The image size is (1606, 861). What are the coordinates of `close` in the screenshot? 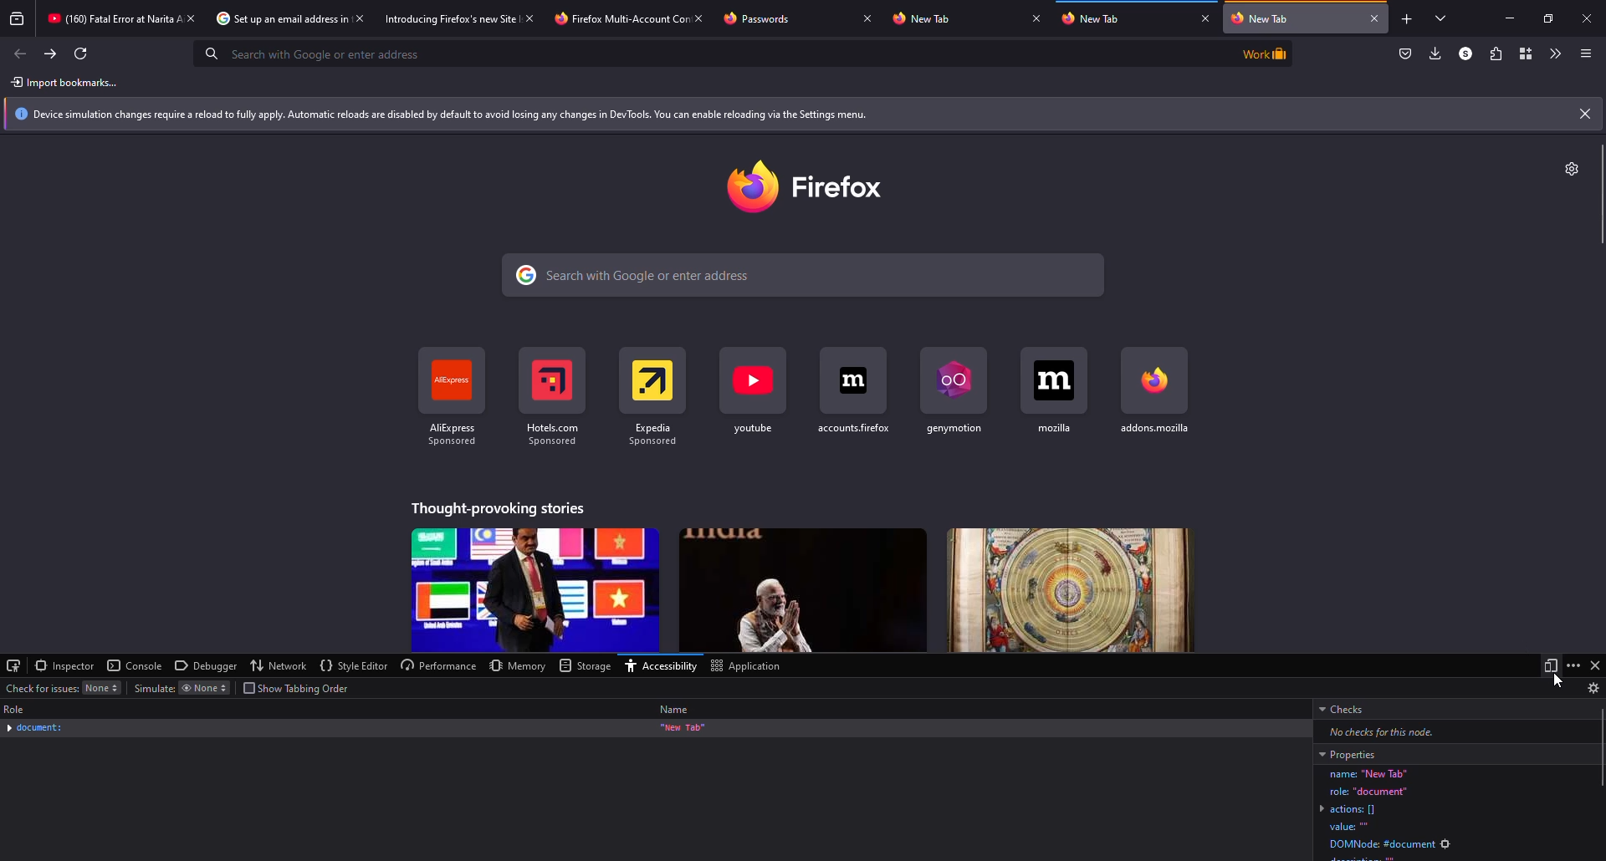 It's located at (528, 18).